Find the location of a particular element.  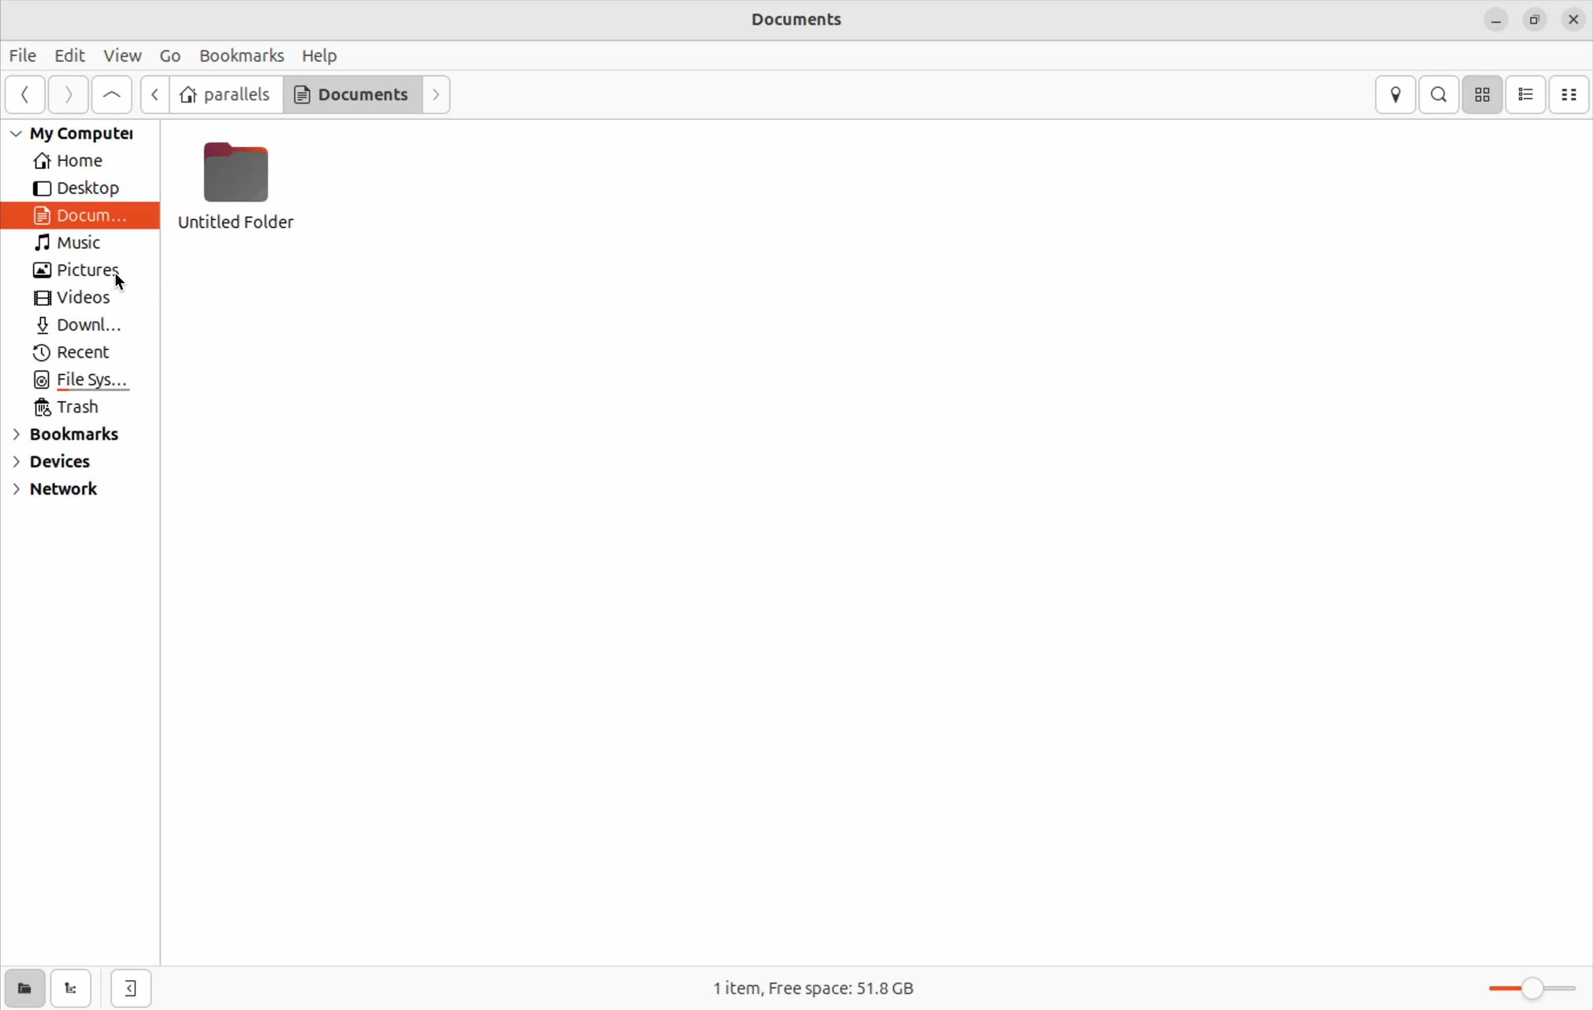

docum... is located at coordinates (83, 214).